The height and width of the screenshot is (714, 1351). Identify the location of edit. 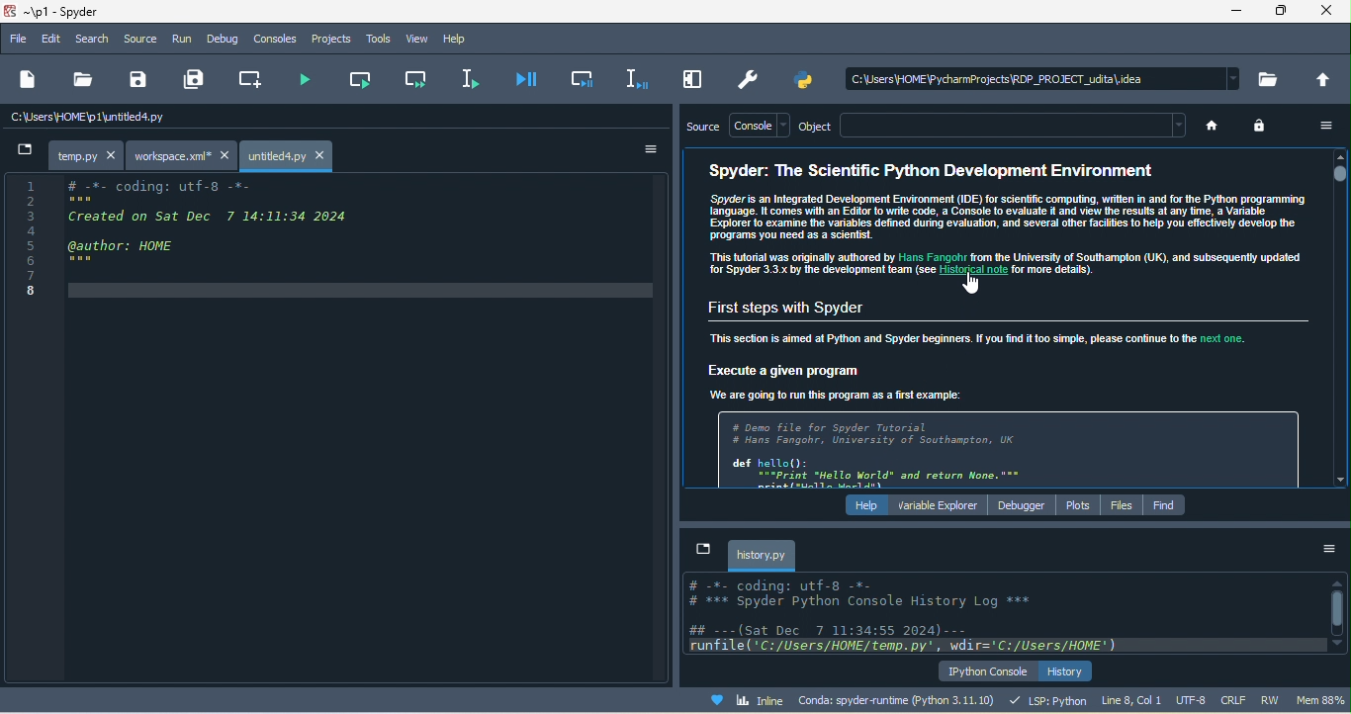
(57, 40).